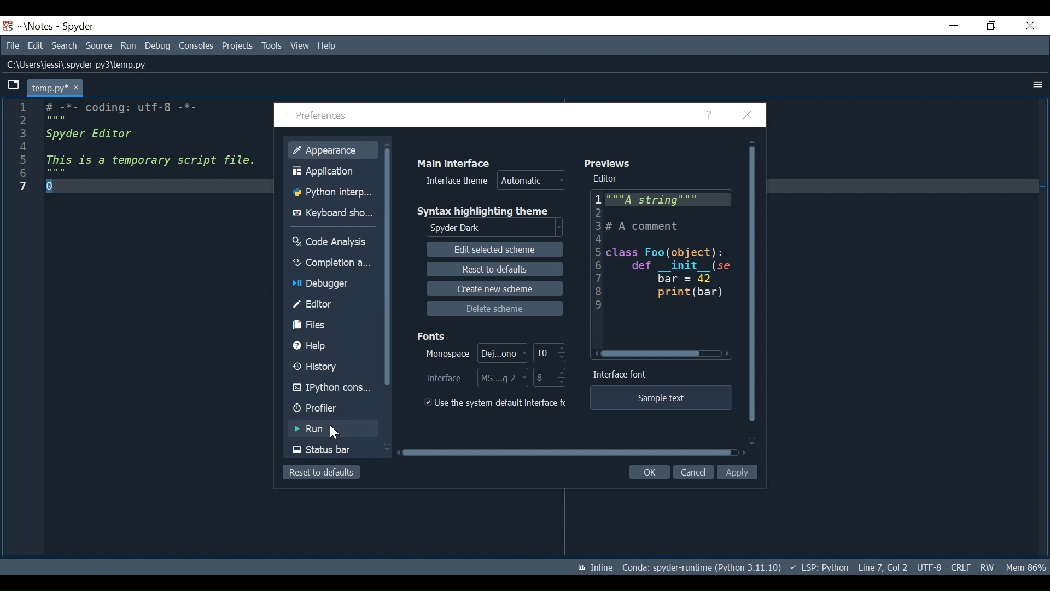 This screenshot has height=591, width=1050. I want to click on Select Syntax highlighting theme, so click(488, 229).